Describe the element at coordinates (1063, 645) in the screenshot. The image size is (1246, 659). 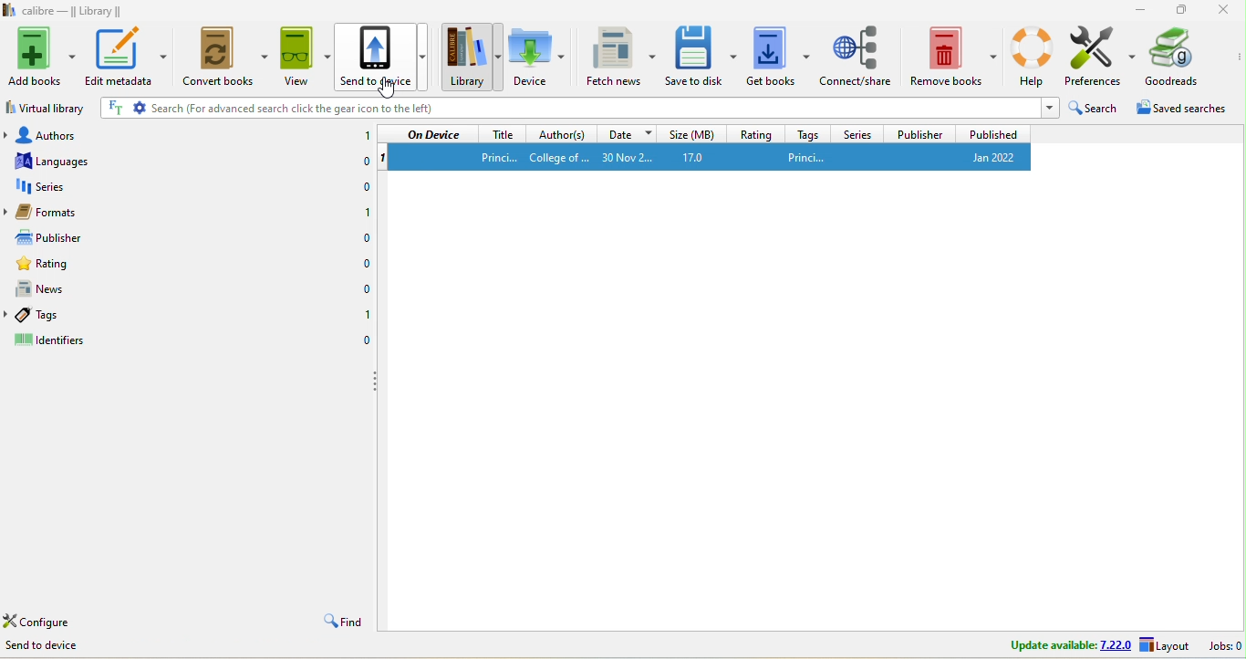
I see `update available` at that location.